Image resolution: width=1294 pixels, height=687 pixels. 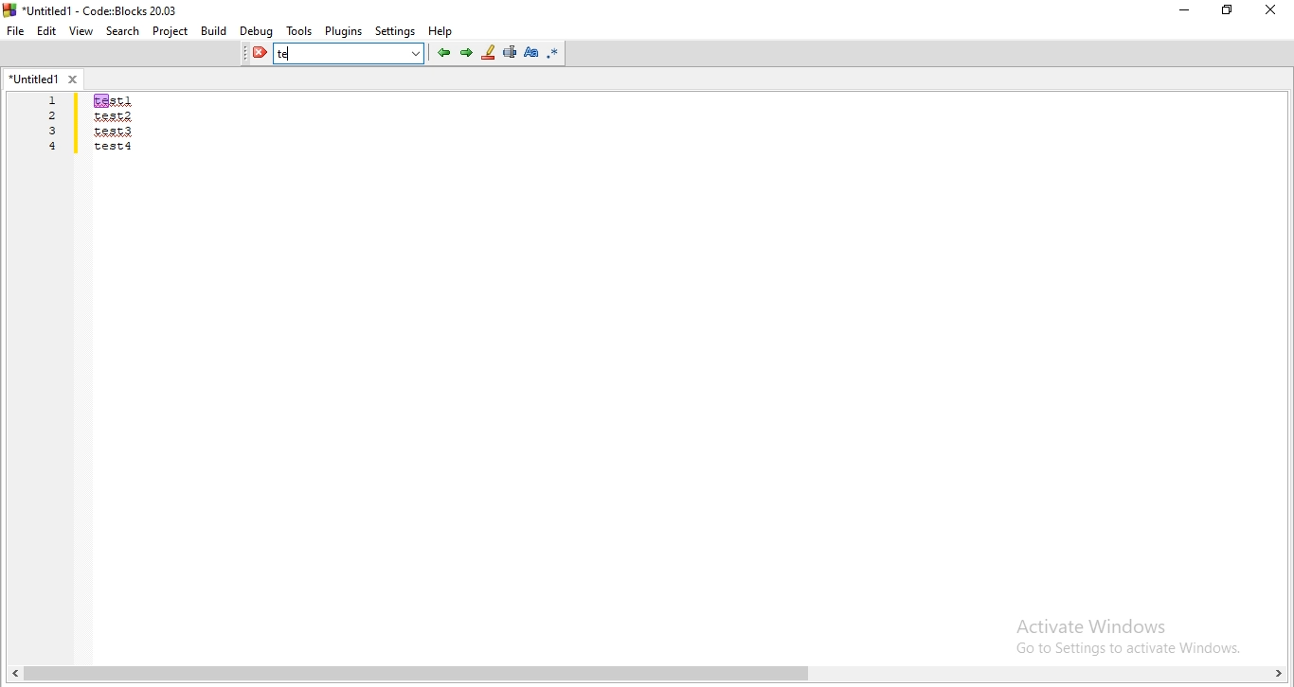 What do you see at coordinates (488, 53) in the screenshot?
I see `highlight` at bounding box center [488, 53].